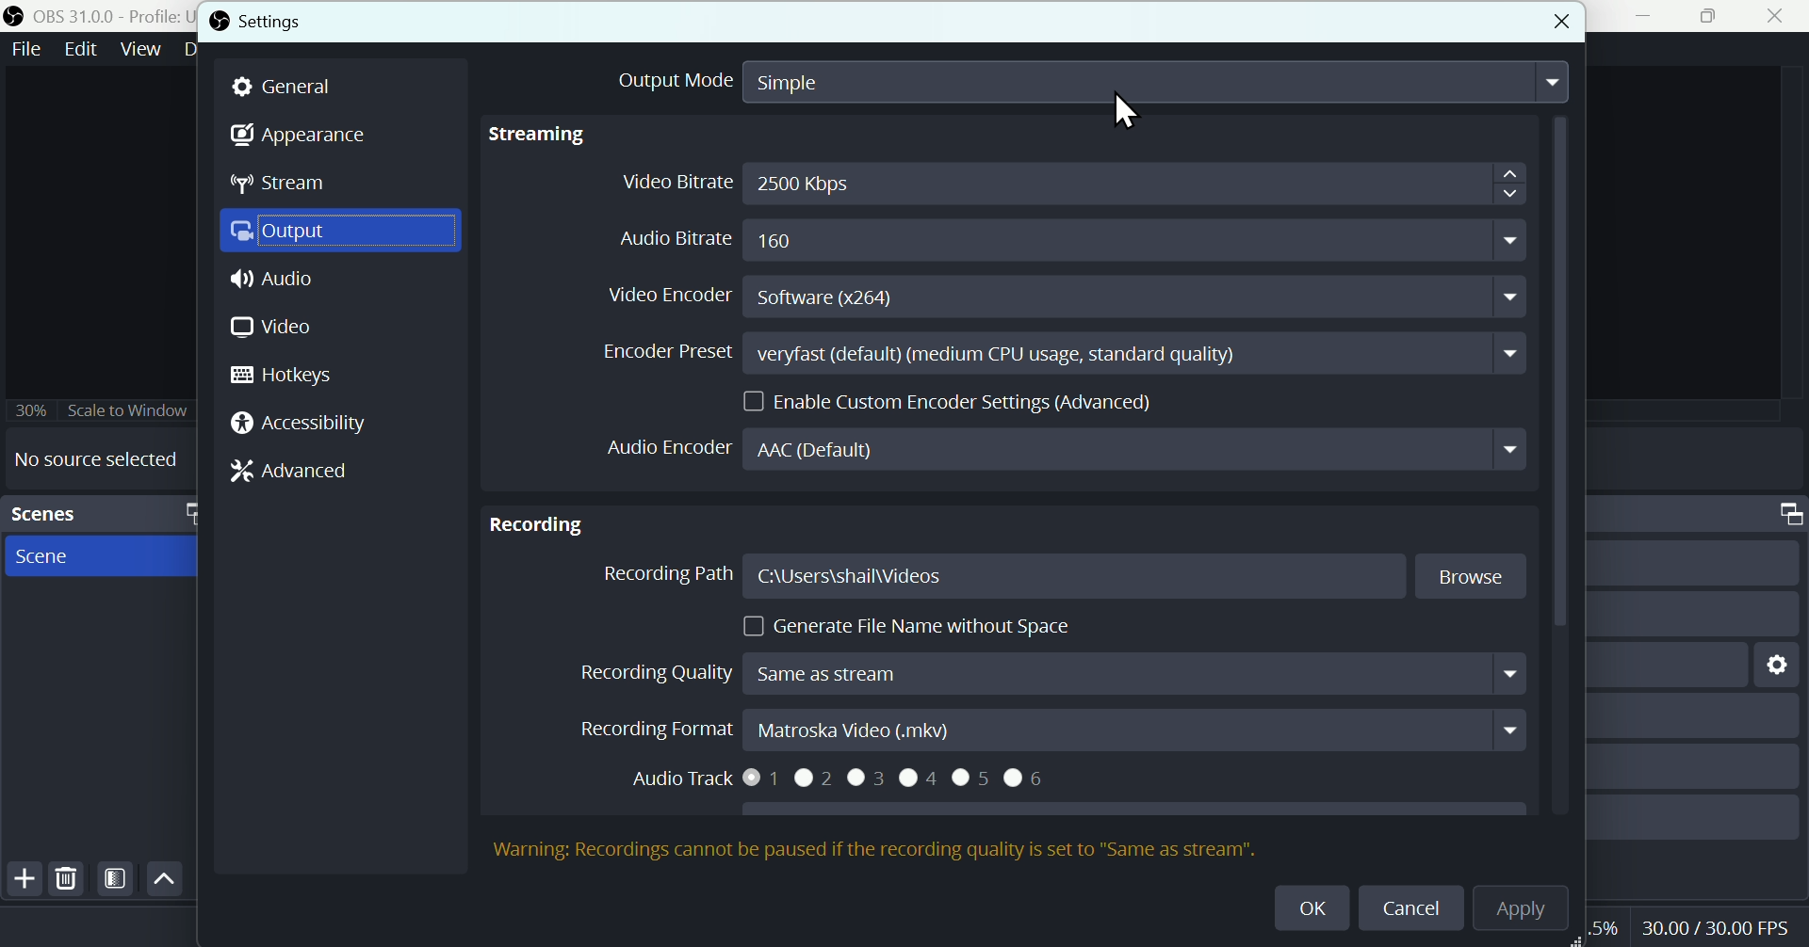 This screenshot has height=947, width=1809. What do you see at coordinates (860, 783) in the screenshot?
I see `Audio track` at bounding box center [860, 783].